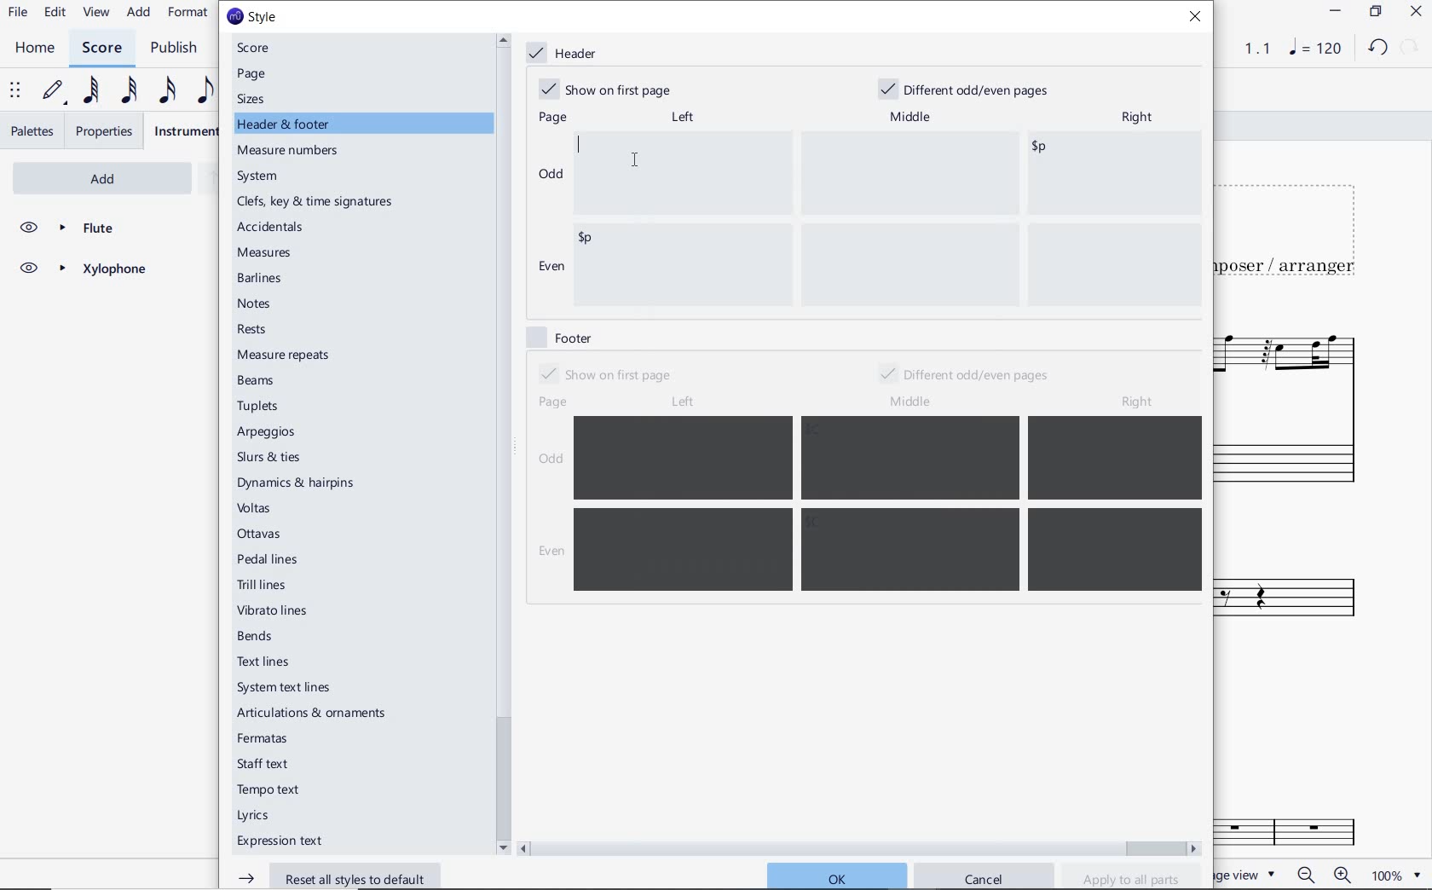 This screenshot has height=890, width=1432. Describe the element at coordinates (501, 443) in the screenshot. I see `scrollbar` at that location.